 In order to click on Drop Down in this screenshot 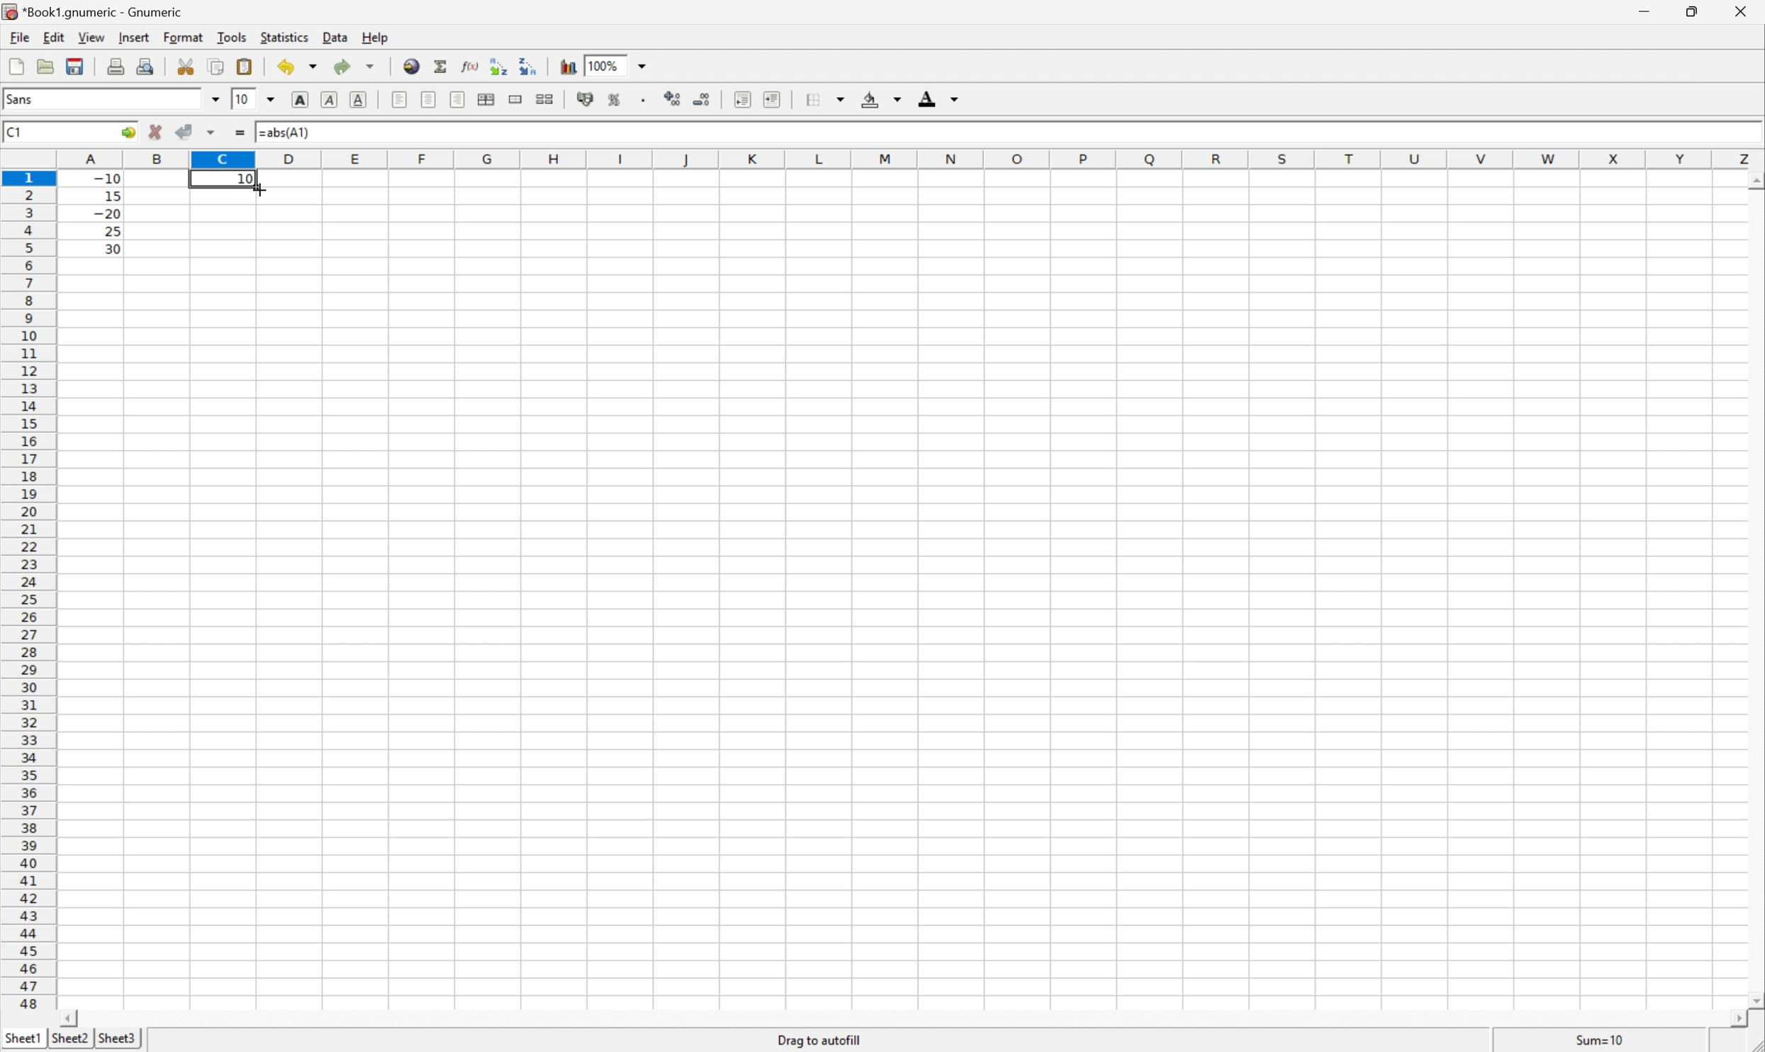, I will do `click(897, 100)`.